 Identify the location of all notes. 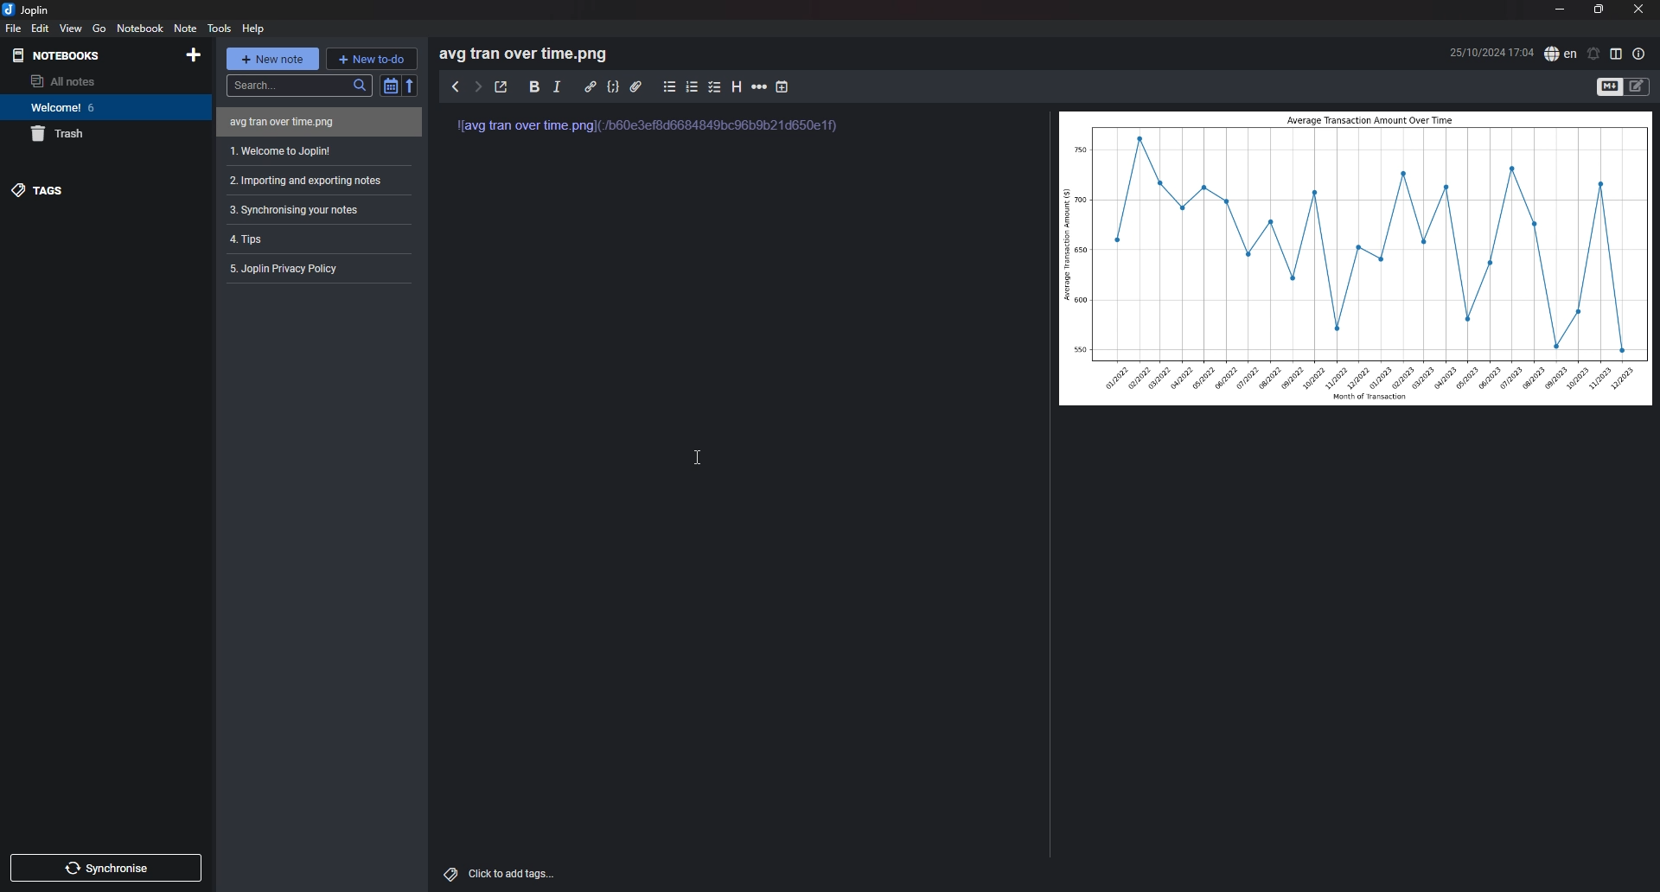
(93, 80).